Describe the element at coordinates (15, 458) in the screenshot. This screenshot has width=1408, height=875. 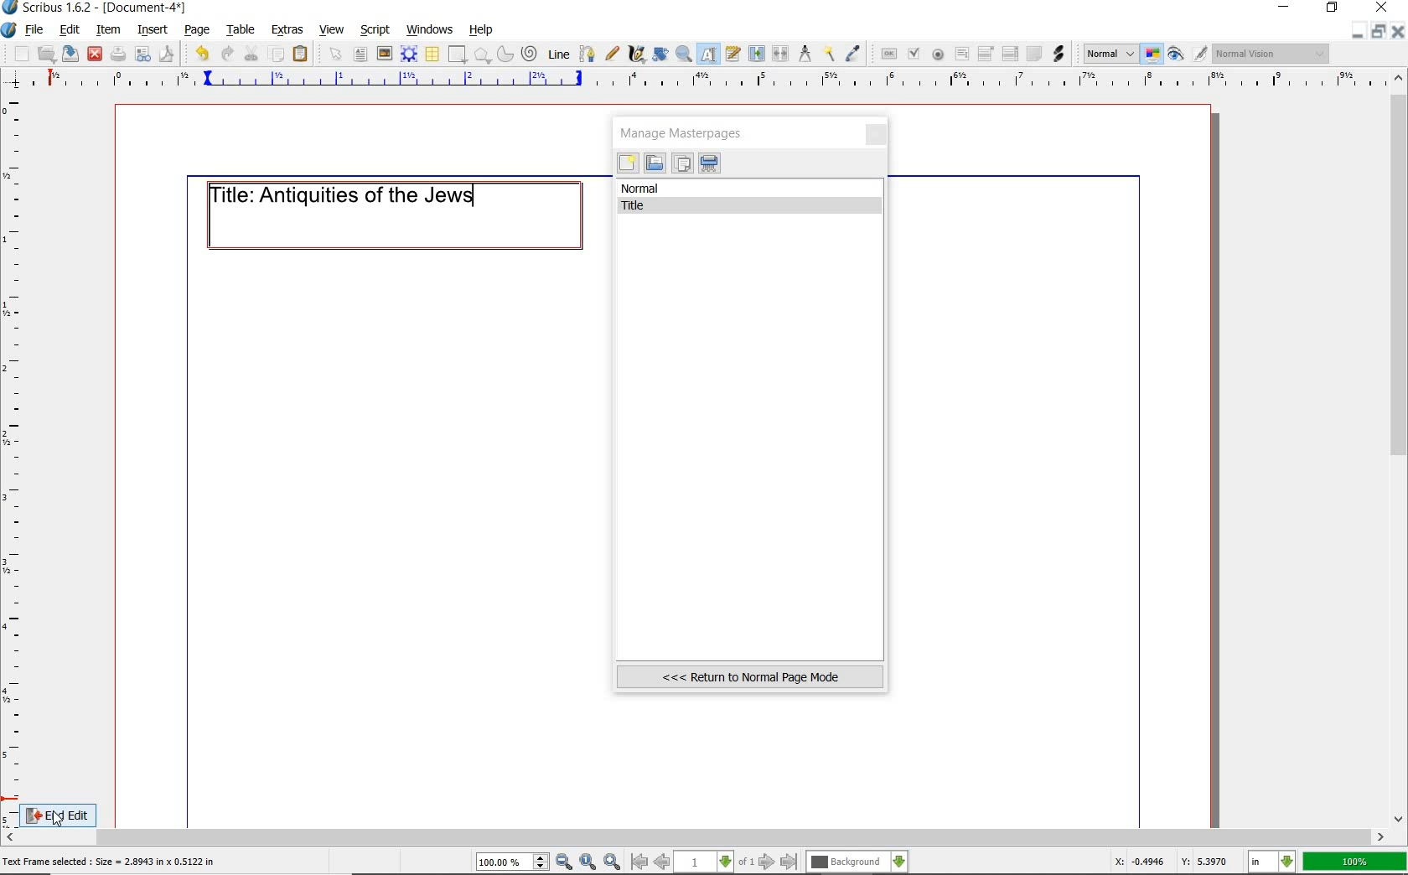
I see `ruler` at that location.